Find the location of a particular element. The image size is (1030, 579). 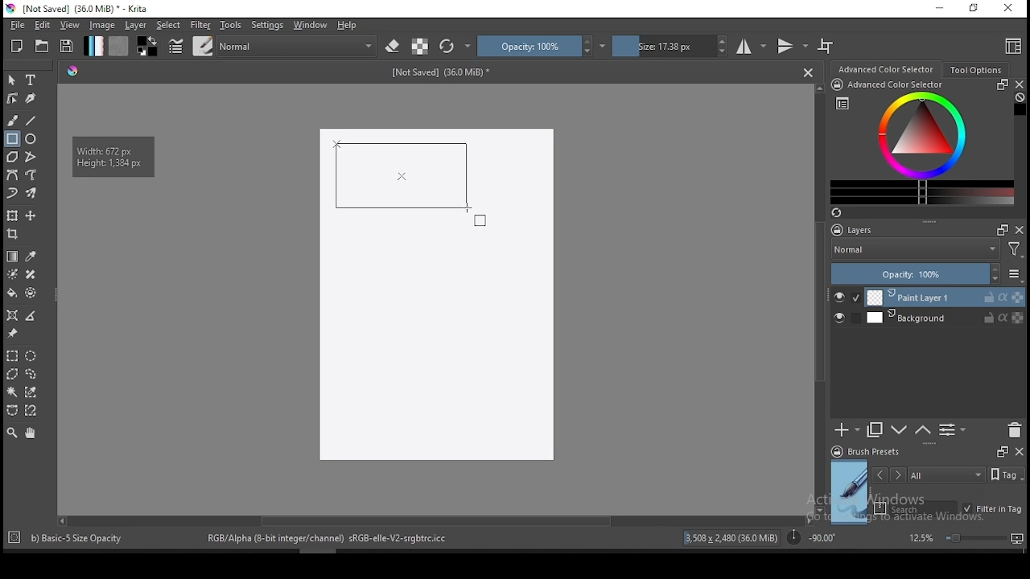

opacity is located at coordinates (925, 275).